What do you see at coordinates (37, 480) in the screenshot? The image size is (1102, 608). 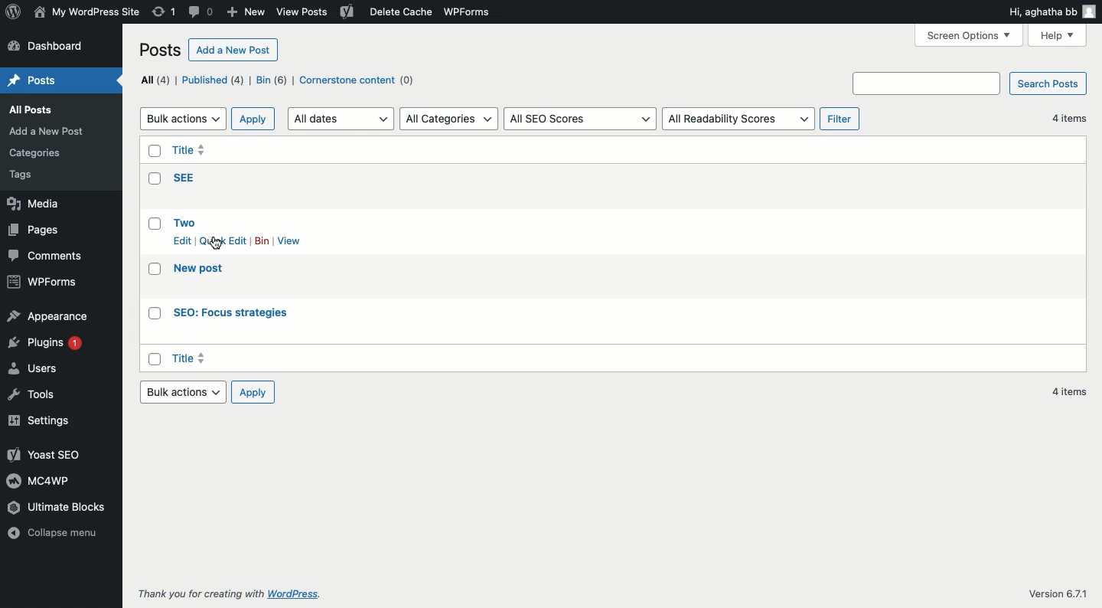 I see `MC4WP` at bounding box center [37, 480].